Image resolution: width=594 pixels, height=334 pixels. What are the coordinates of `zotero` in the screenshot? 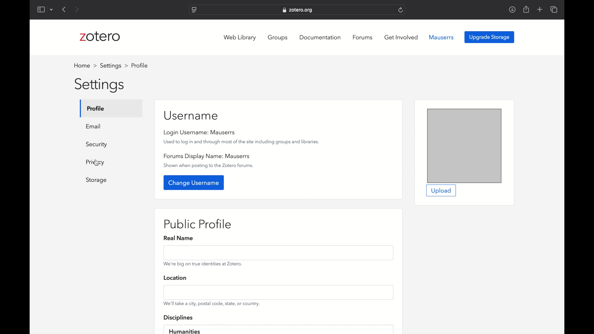 It's located at (100, 36).